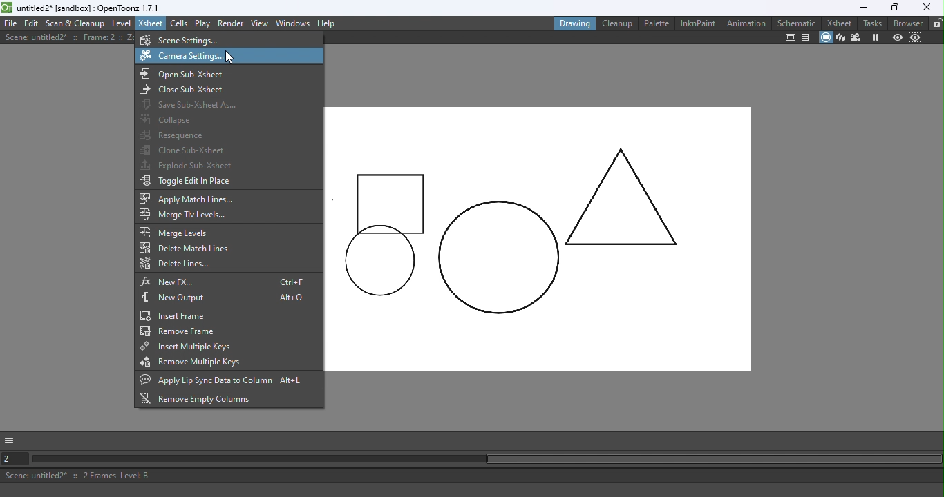 This screenshot has height=497, width=944. What do you see at coordinates (699, 23) in the screenshot?
I see `InknPaint` at bounding box center [699, 23].